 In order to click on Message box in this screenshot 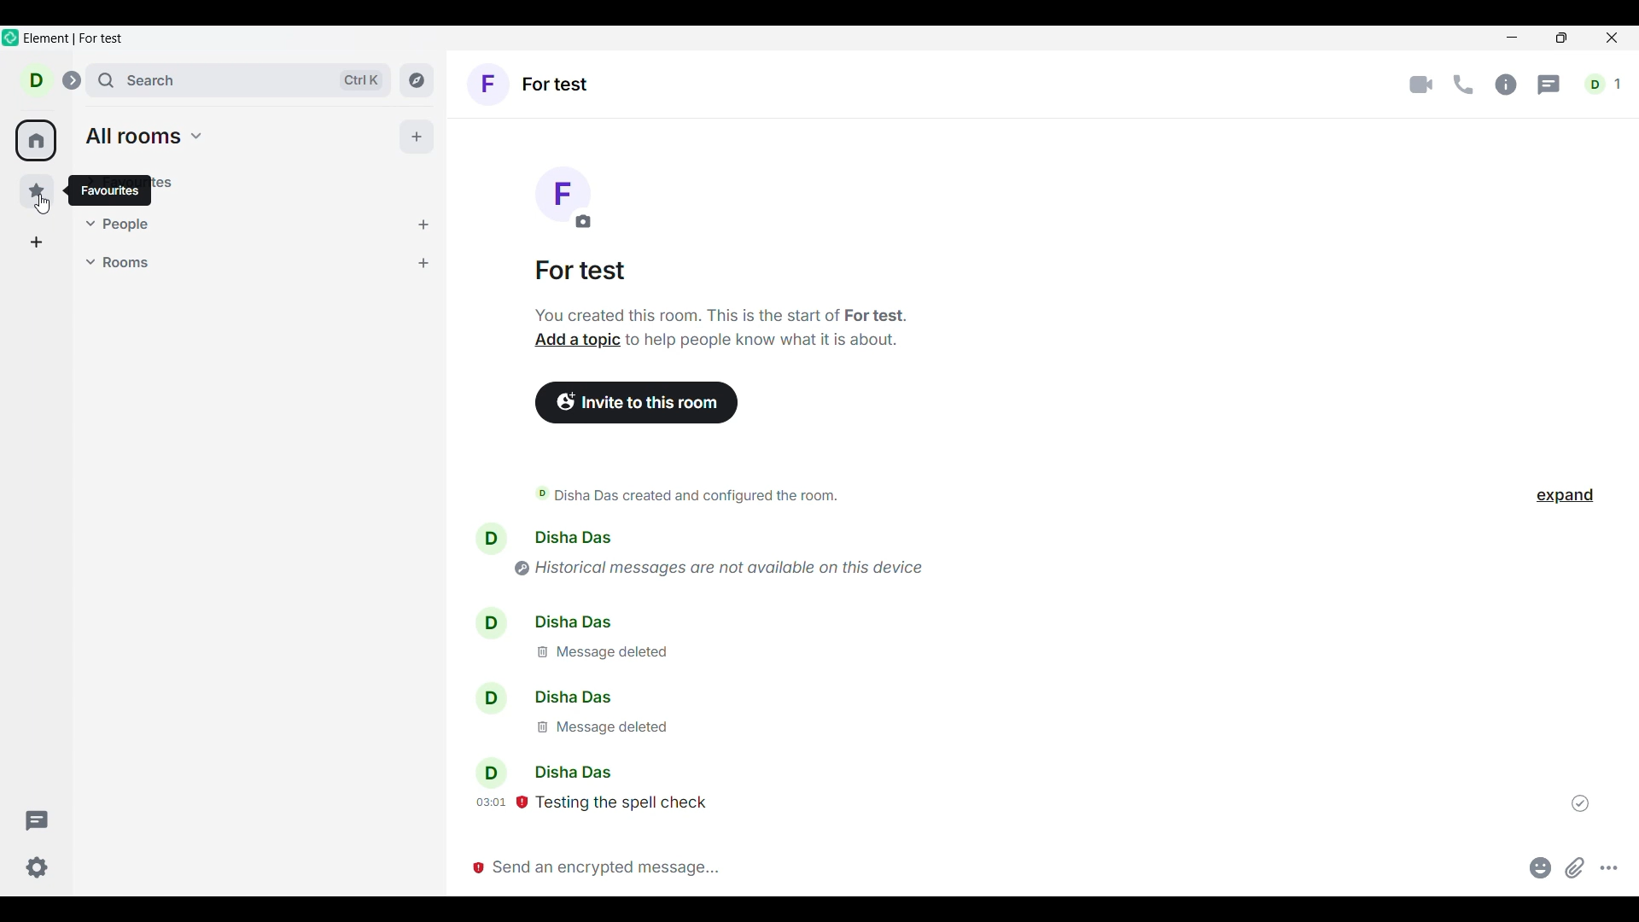, I will do `click(996, 867)`.